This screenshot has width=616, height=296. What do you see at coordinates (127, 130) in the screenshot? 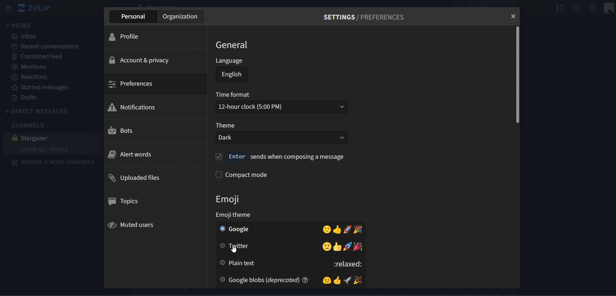
I see `bots` at bounding box center [127, 130].